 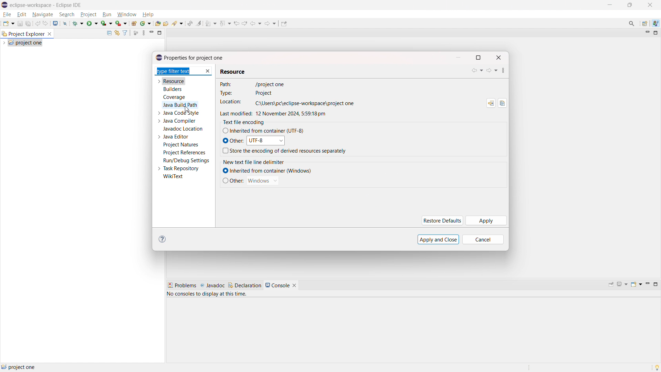 What do you see at coordinates (632, 23) in the screenshot?
I see `access commands and other items` at bounding box center [632, 23].